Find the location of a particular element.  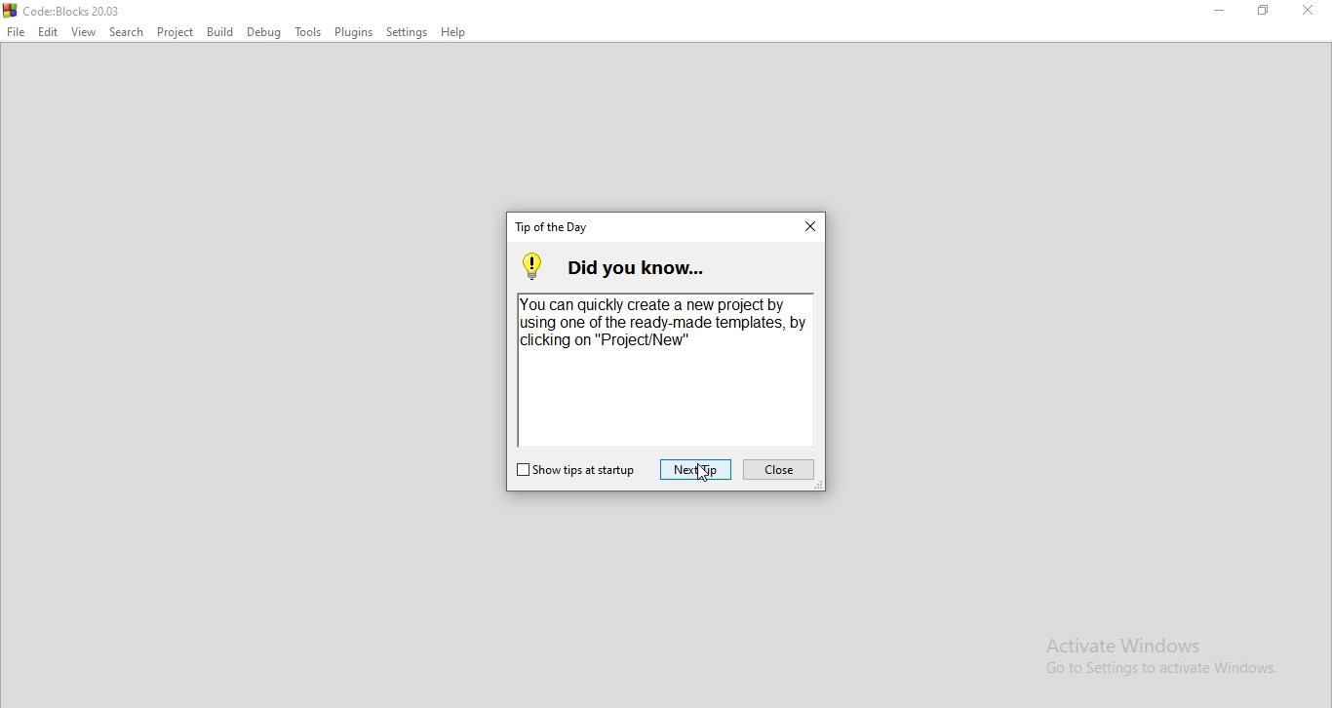

close is located at coordinates (809, 228).